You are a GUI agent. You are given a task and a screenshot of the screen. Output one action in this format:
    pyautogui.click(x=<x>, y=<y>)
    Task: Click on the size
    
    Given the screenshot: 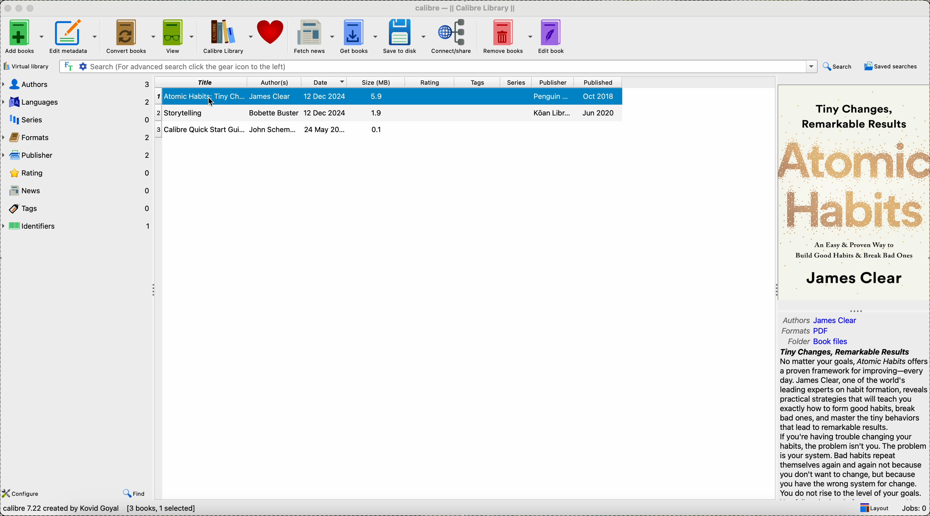 What is the action you would take?
    pyautogui.click(x=377, y=83)
    